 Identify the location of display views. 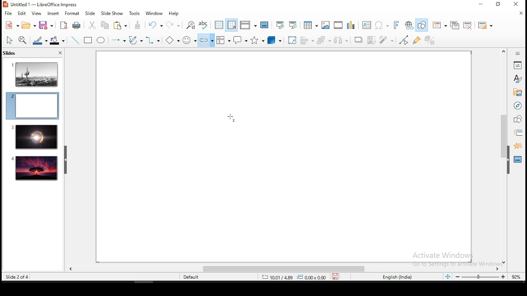
(248, 25).